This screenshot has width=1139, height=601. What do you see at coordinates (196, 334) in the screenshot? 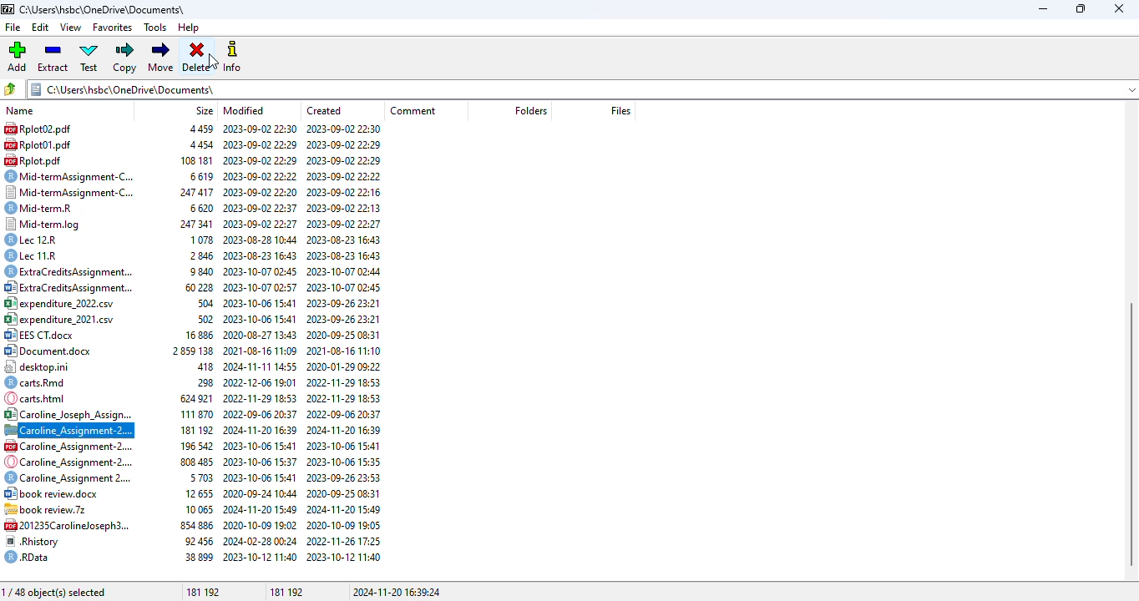
I see `16 886` at bounding box center [196, 334].